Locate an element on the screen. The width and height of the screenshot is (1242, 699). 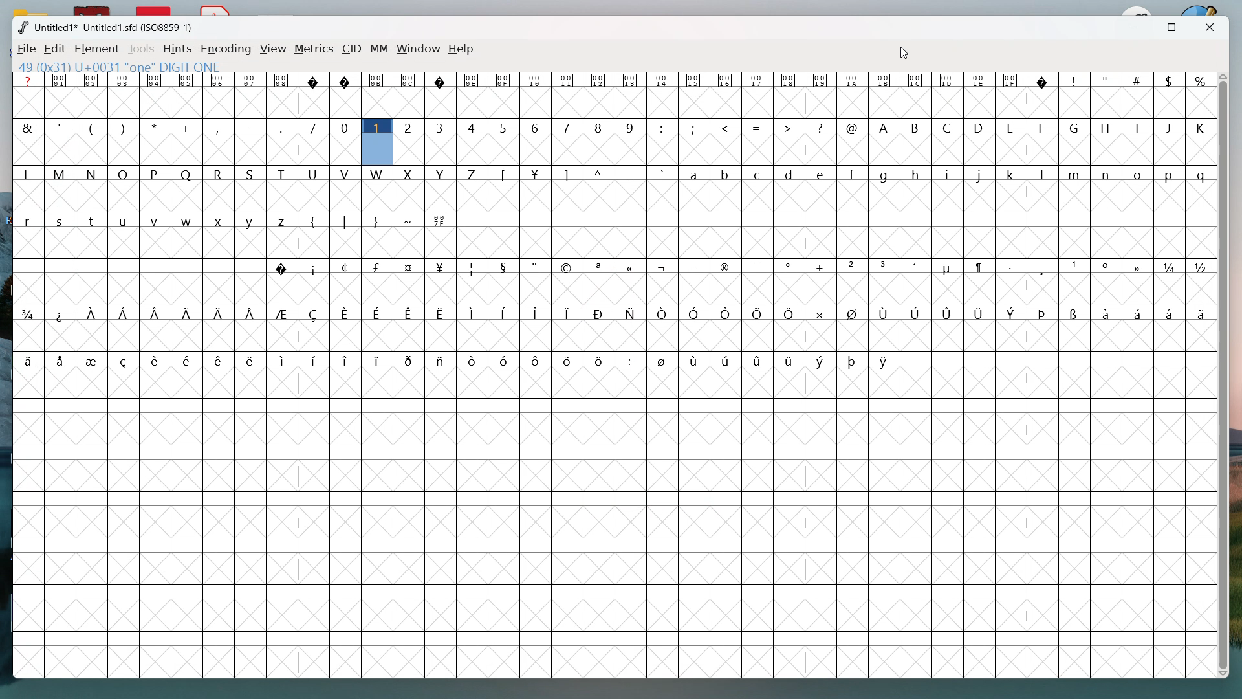
V is located at coordinates (344, 173).